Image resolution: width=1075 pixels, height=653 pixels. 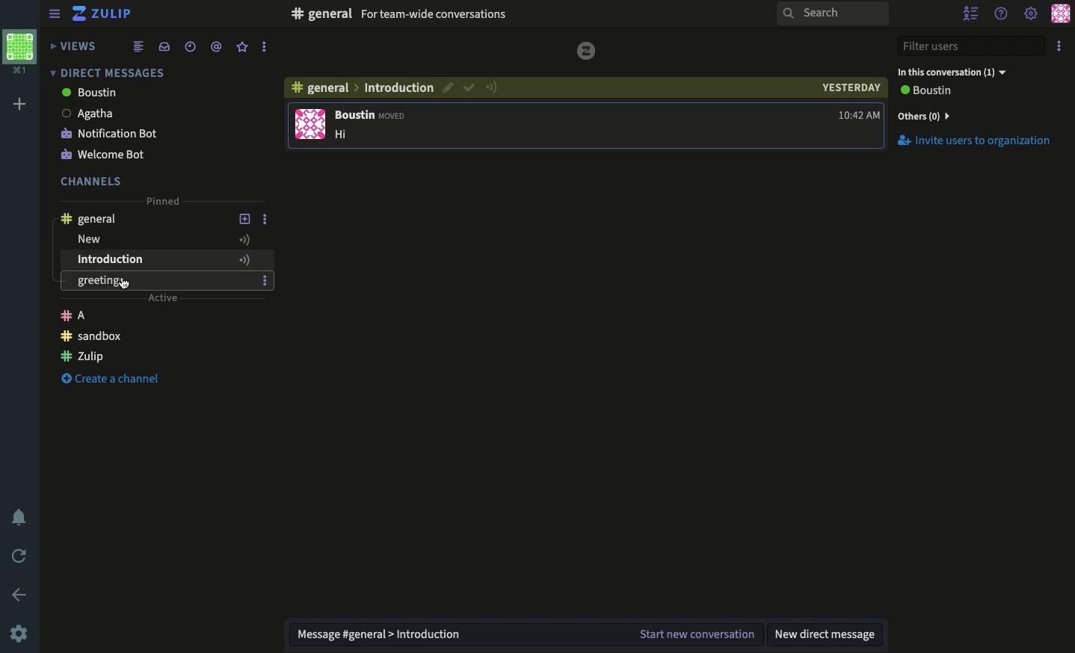 What do you see at coordinates (310, 124) in the screenshot?
I see `Display picture` at bounding box center [310, 124].